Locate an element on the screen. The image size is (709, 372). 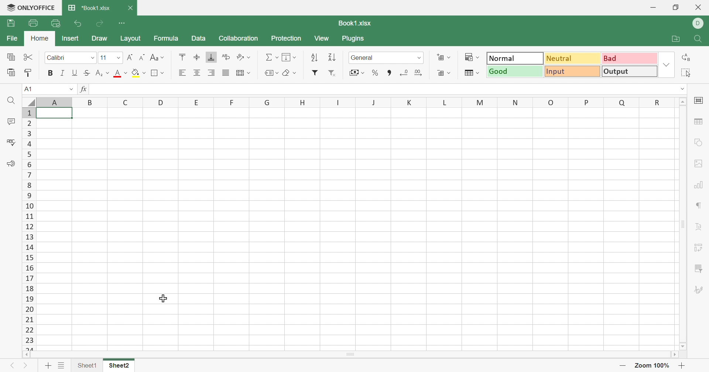
Align Middle is located at coordinates (197, 57).